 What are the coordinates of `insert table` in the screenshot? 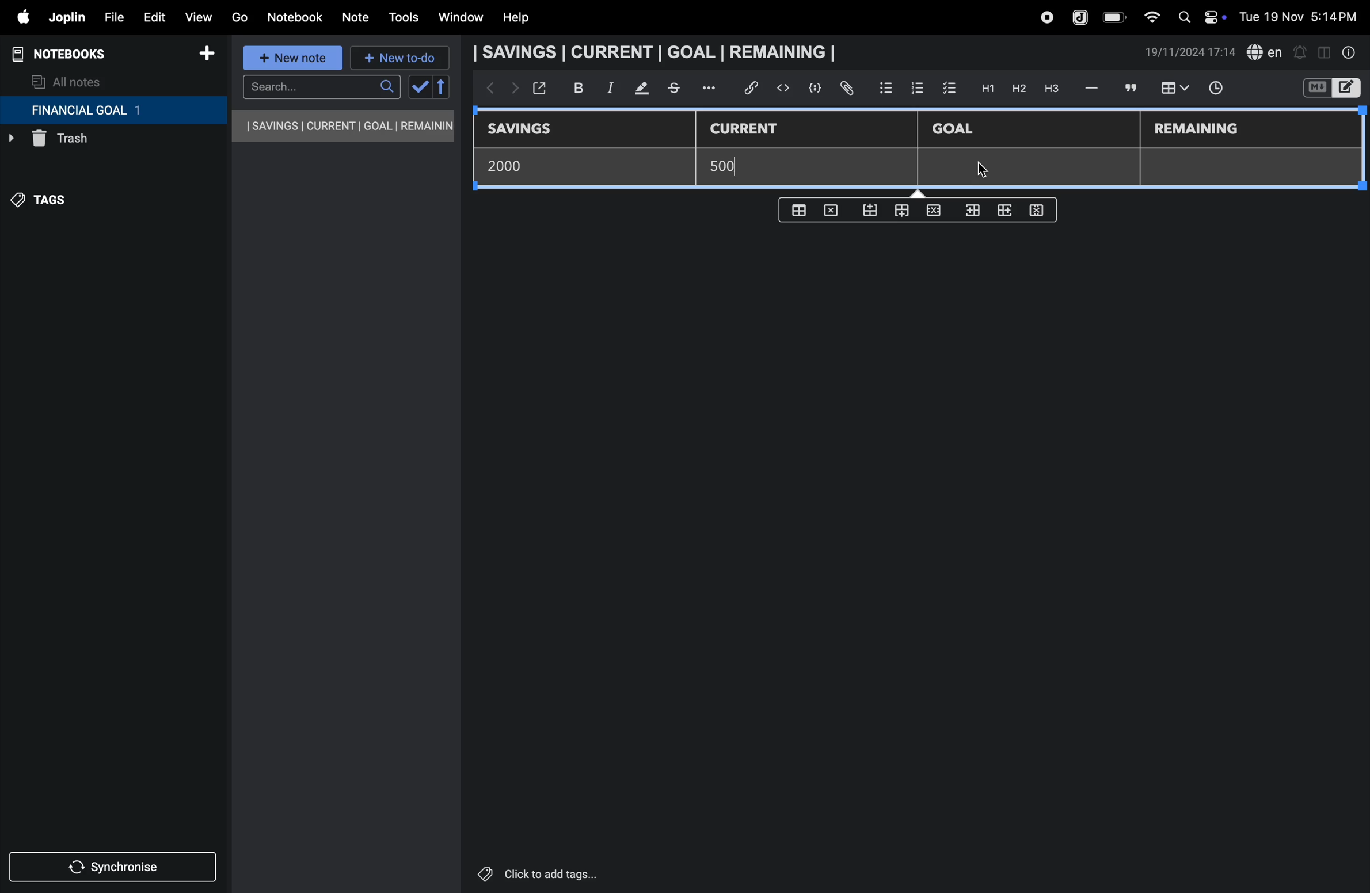 It's located at (1173, 89).